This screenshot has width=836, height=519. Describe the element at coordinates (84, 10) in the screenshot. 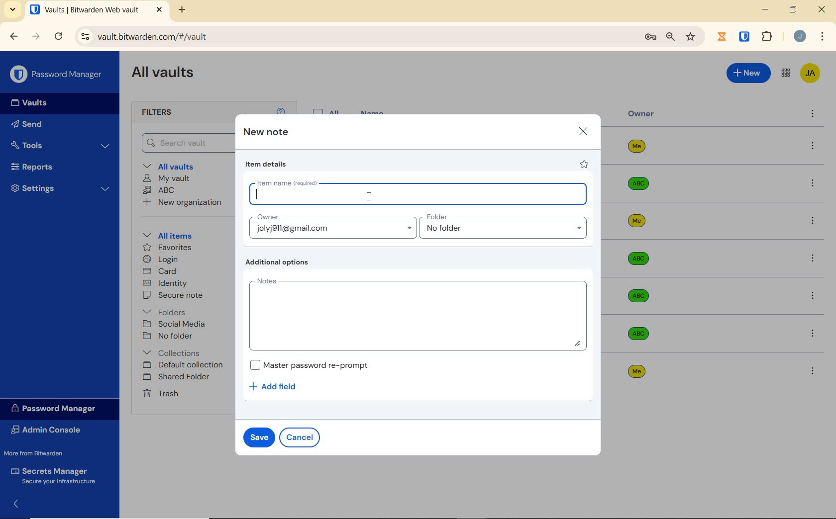

I see `open tab` at that location.